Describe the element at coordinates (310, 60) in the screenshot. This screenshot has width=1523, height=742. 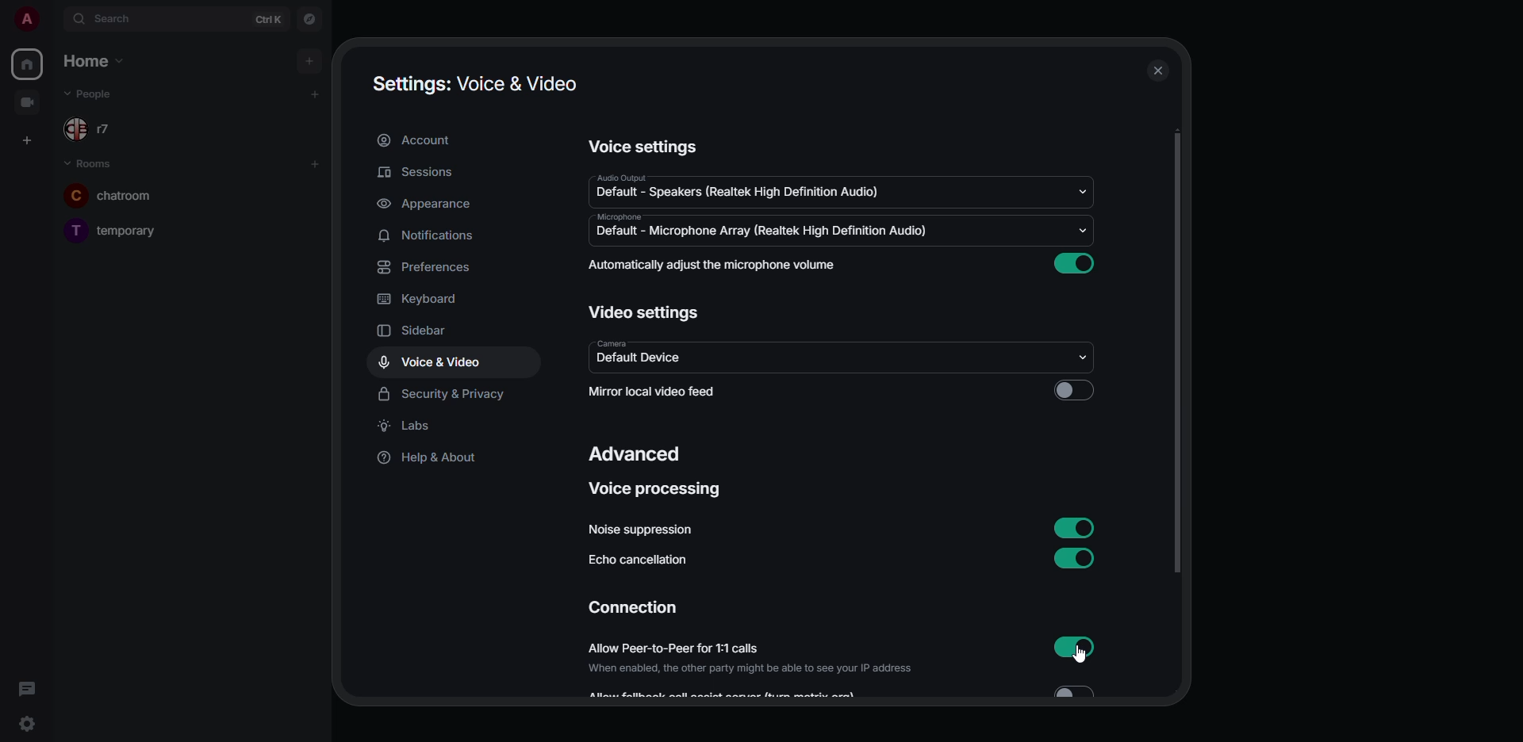
I see `add` at that location.